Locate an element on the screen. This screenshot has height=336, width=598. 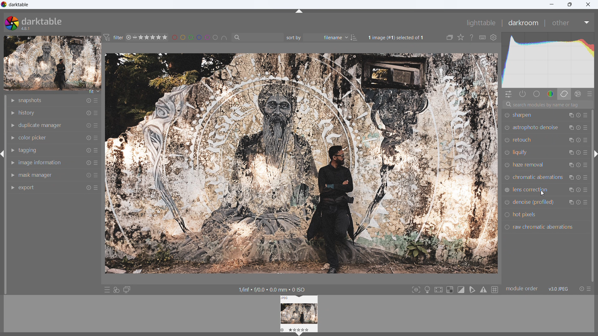
show module is located at coordinates (12, 150).